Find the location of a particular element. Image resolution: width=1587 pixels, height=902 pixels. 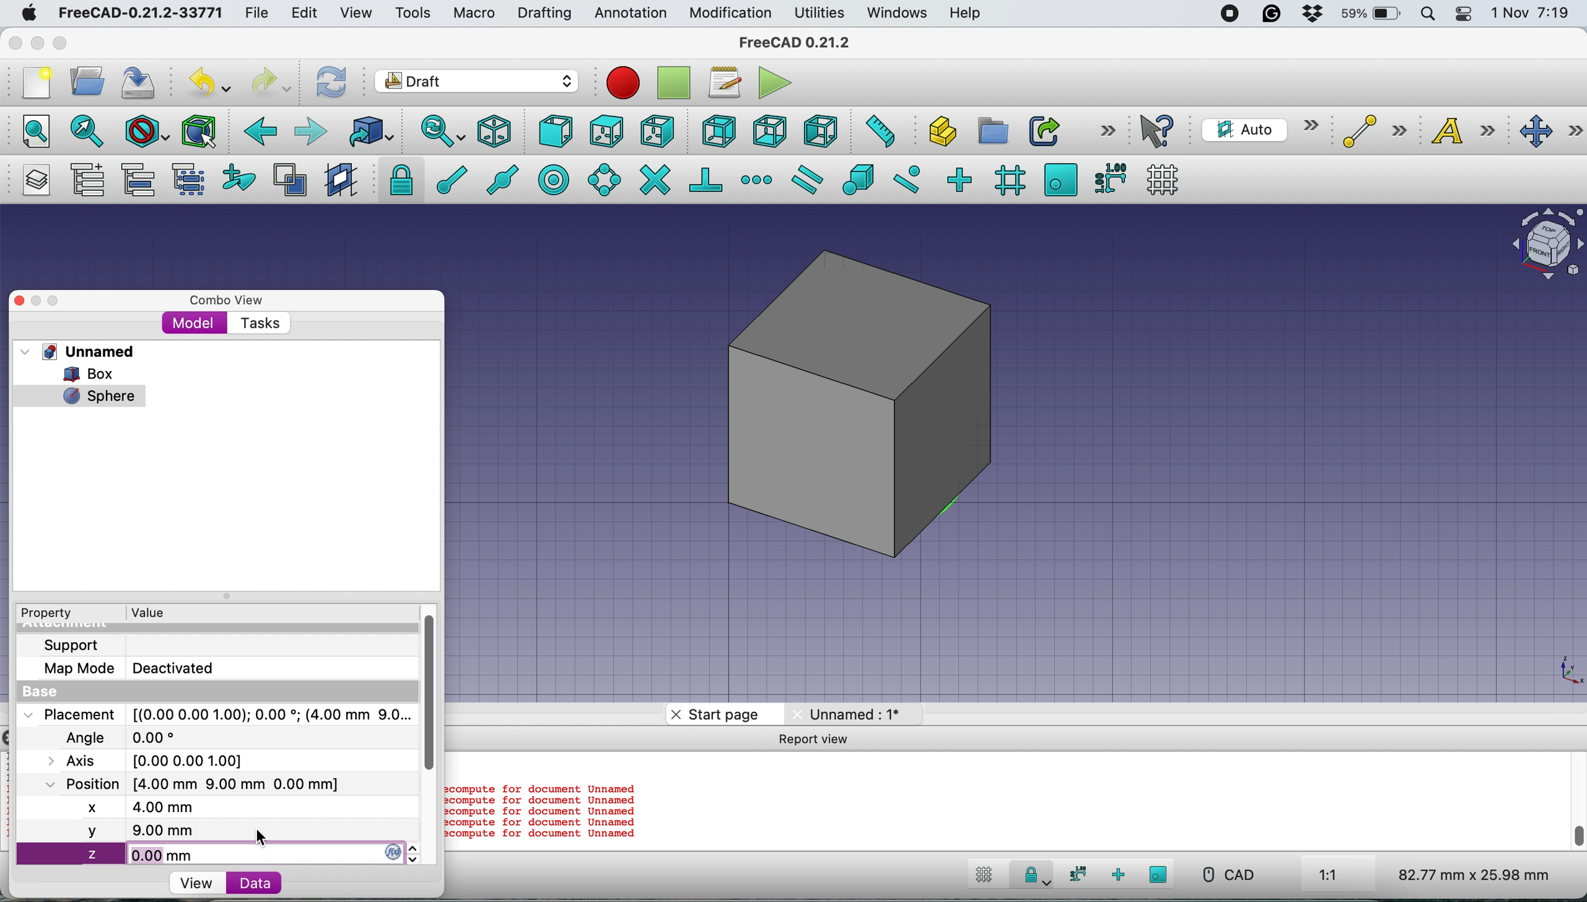

refresh is located at coordinates (329, 81).